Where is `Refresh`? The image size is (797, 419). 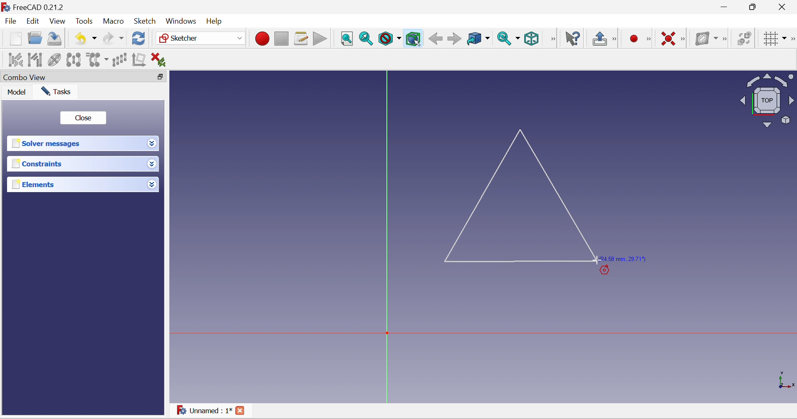
Refresh is located at coordinates (139, 39).